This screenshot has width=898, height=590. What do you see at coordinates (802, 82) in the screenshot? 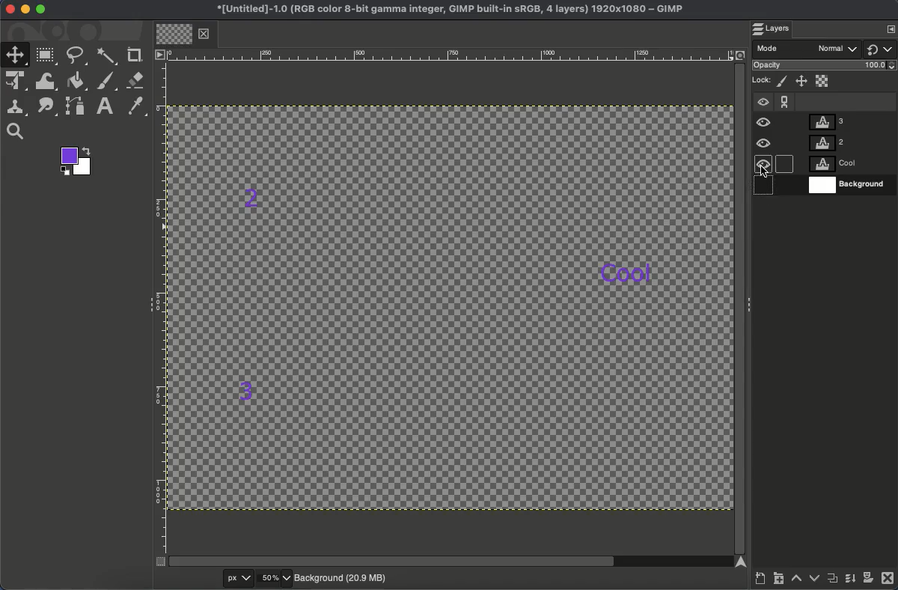
I see `Position and size` at bounding box center [802, 82].